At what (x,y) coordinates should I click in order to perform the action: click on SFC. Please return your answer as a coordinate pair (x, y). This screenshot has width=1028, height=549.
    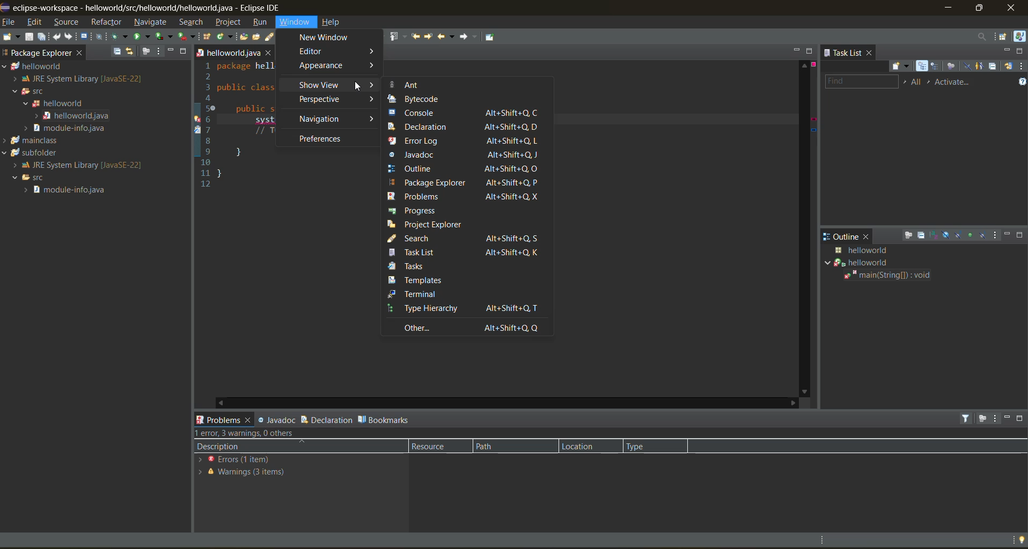
    Looking at the image, I should click on (31, 179).